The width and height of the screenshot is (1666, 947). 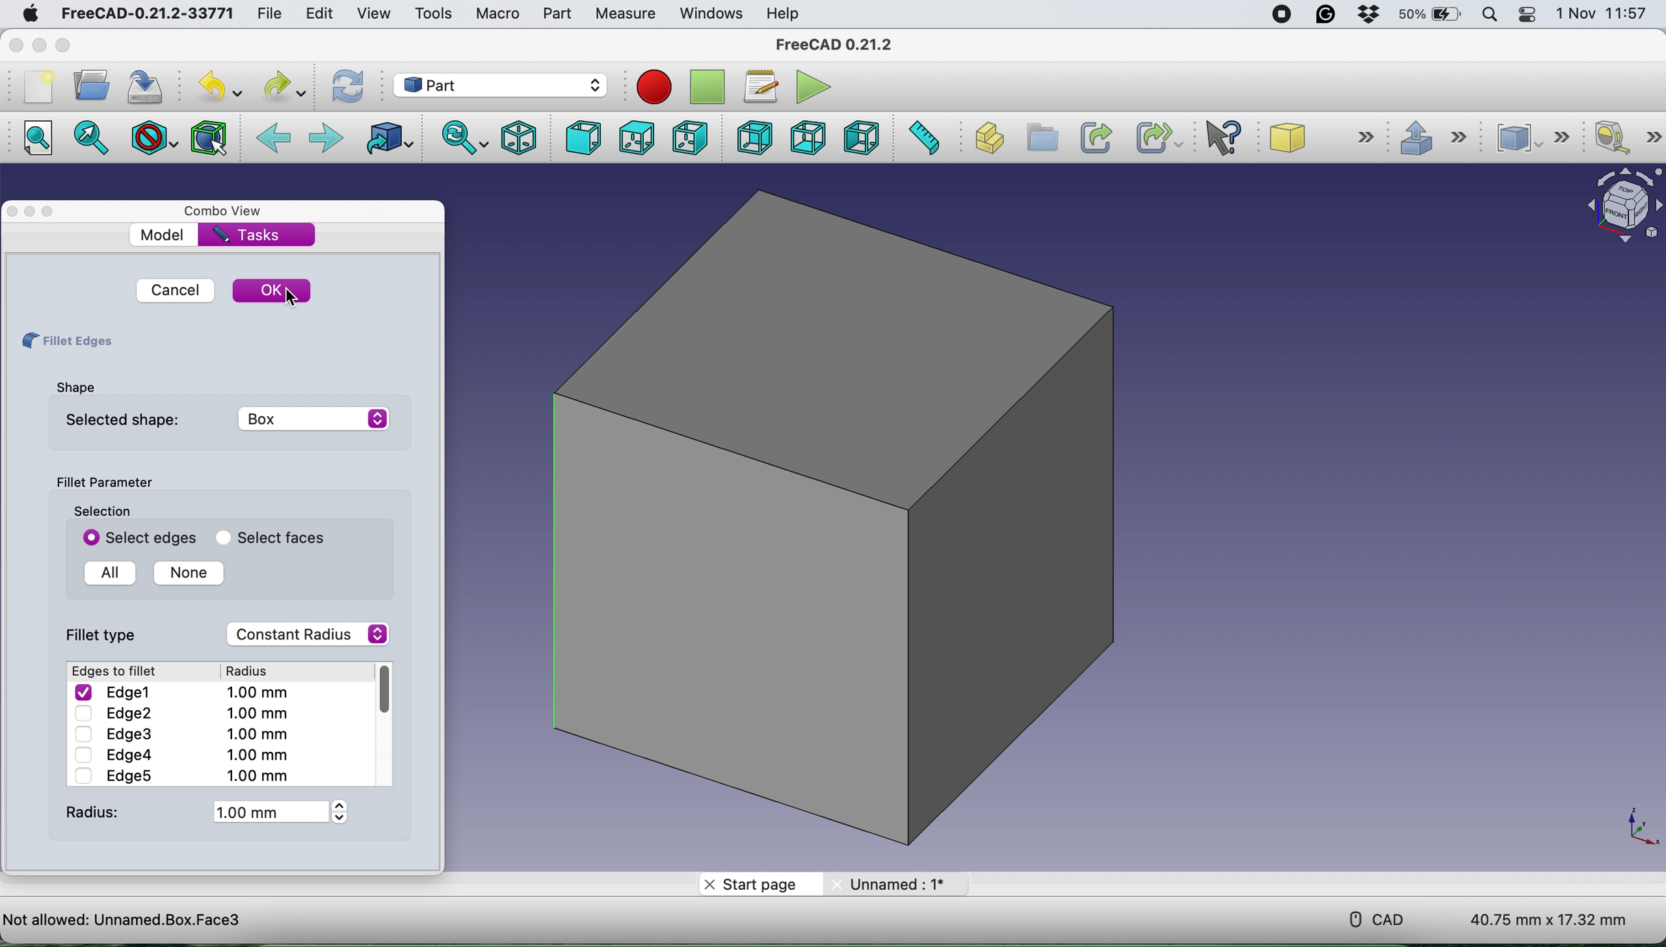 What do you see at coordinates (625, 14) in the screenshot?
I see `measure` at bounding box center [625, 14].